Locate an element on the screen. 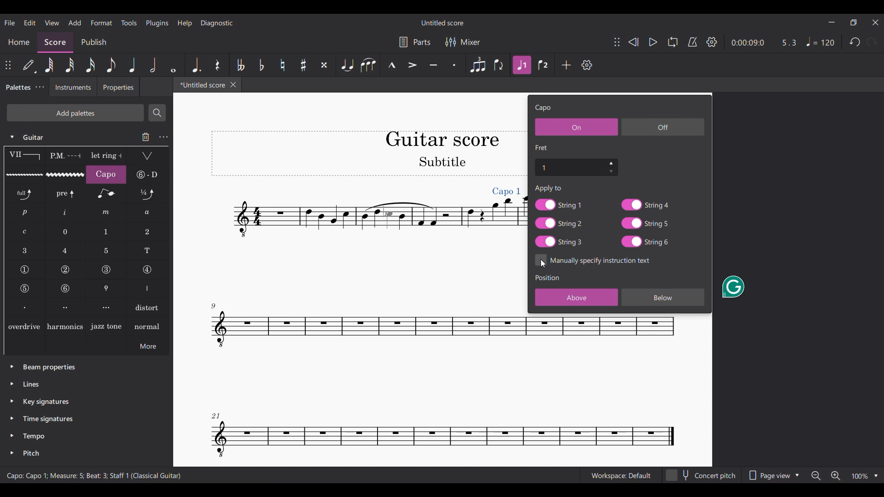  Home is located at coordinates (18, 42).